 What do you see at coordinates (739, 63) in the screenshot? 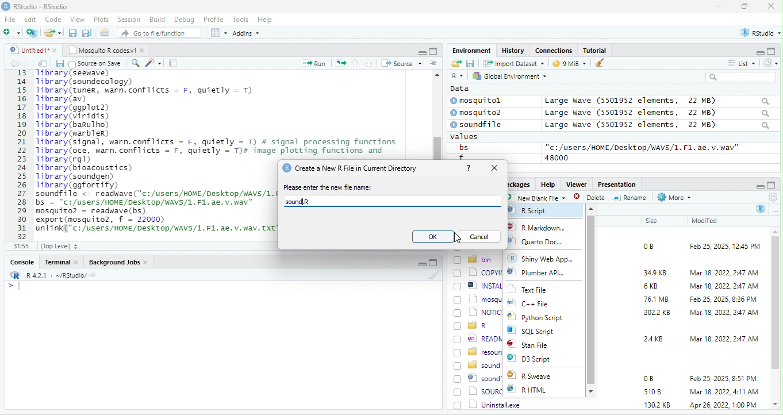
I see `= List ~` at bounding box center [739, 63].